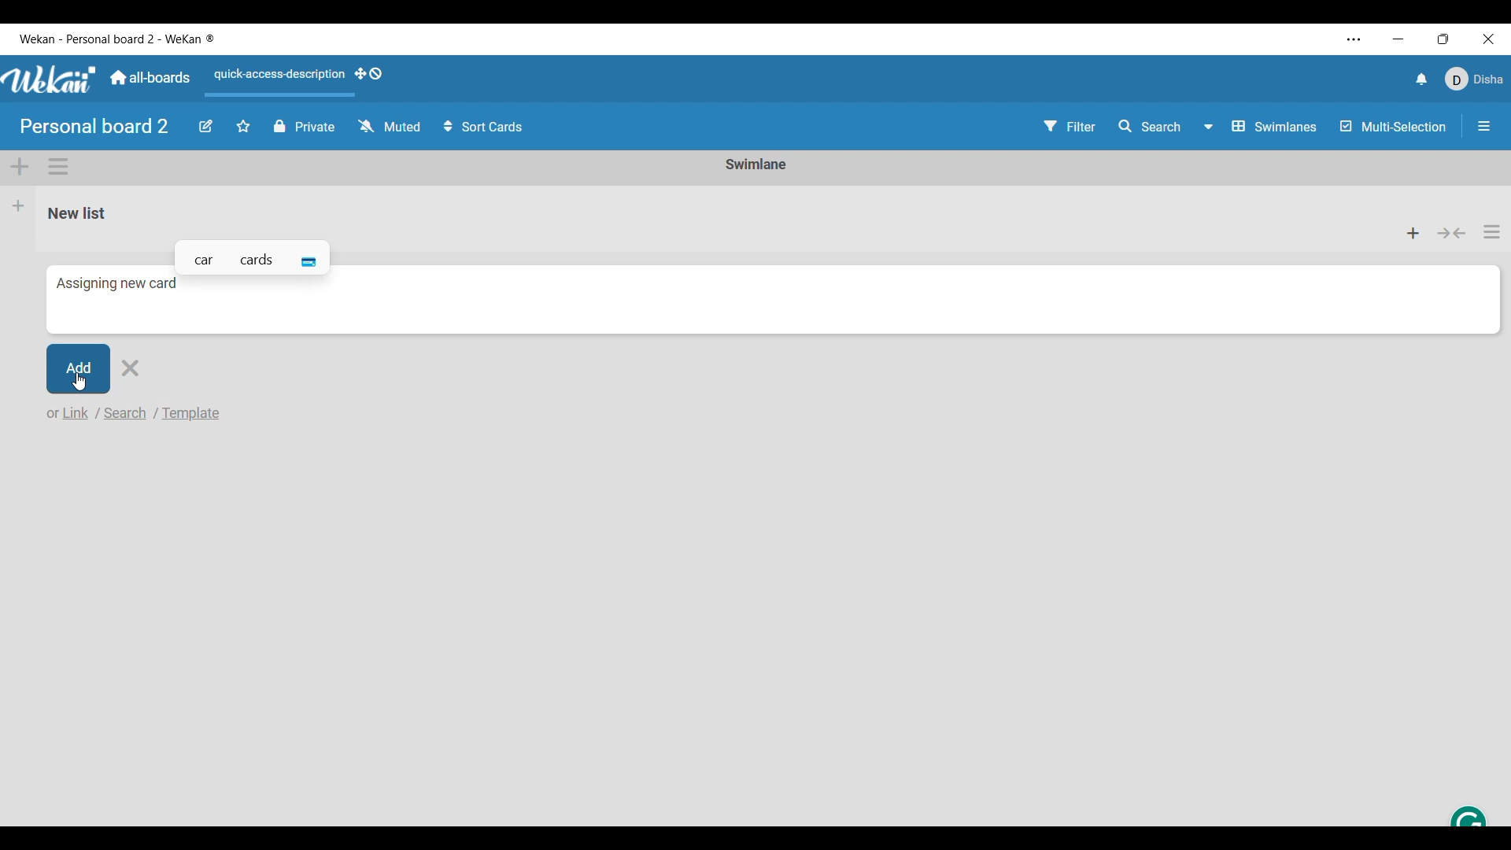  Describe the element at coordinates (243, 126) in the screenshot. I see `Star board` at that location.